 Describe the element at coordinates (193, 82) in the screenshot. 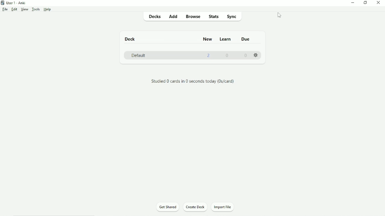

I see `Studied 0 cards in 0 seconds today.` at that location.